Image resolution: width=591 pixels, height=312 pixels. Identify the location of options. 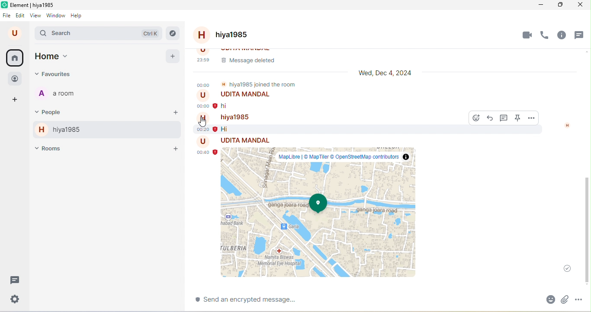
(532, 118).